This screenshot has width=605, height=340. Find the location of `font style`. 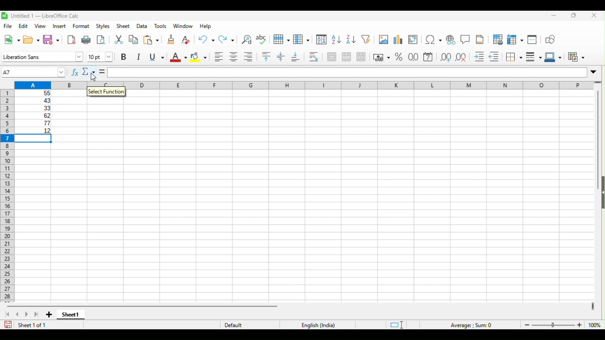

font style is located at coordinates (42, 57).